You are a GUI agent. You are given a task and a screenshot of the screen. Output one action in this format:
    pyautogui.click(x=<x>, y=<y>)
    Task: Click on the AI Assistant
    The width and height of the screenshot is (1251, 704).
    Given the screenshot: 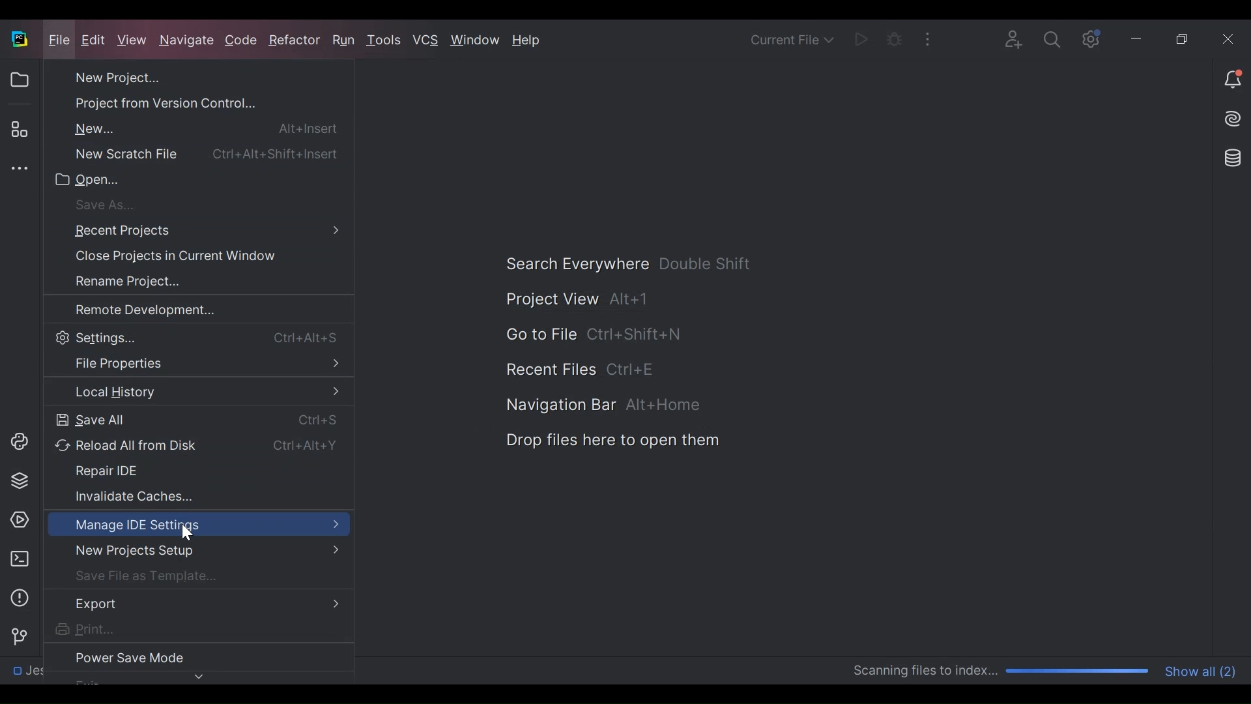 What is the action you would take?
    pyautogui.click(x=1234, y=118)
    